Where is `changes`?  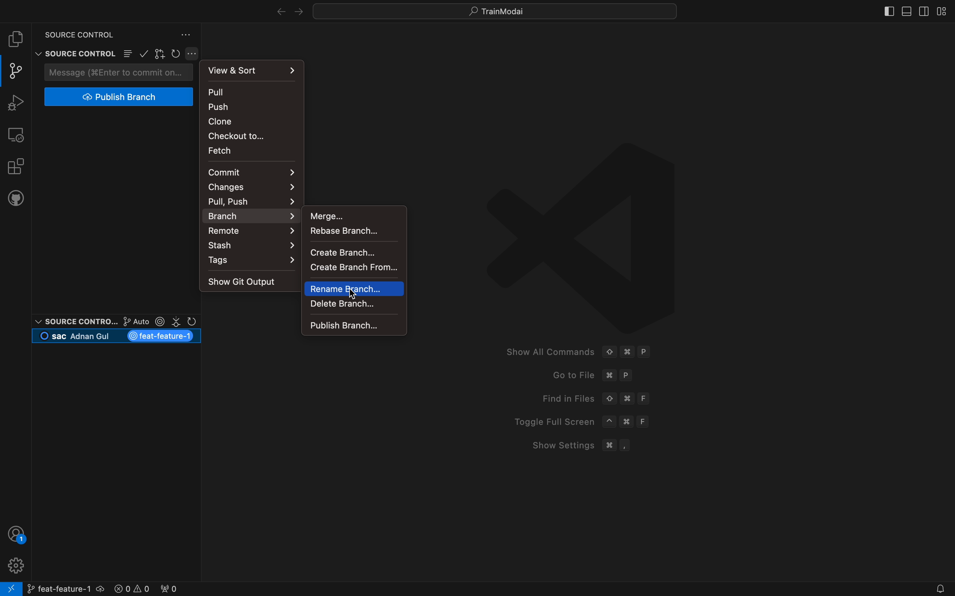 changes is located at coordinates (251, 186).